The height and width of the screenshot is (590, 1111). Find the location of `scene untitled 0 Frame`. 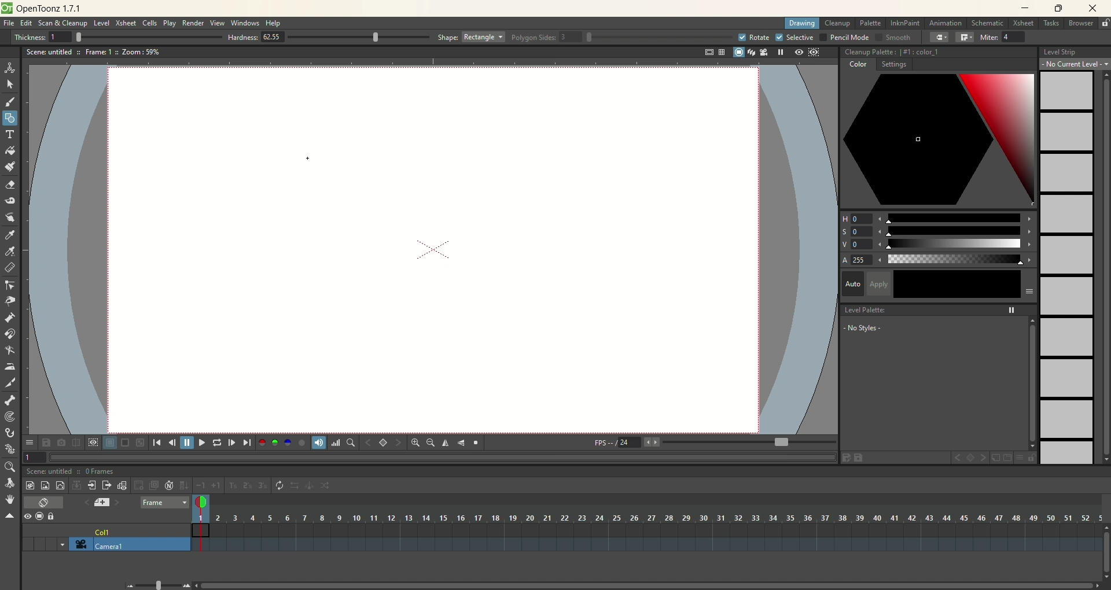

scene untitled 0 Frame is located at coordinates (71, 471).